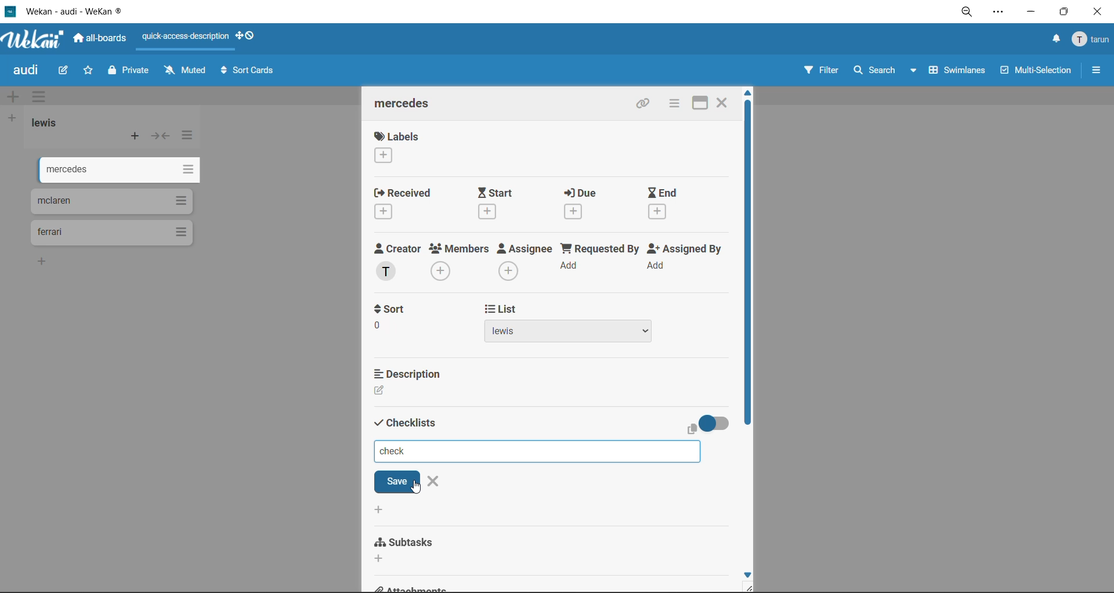 Image resolution: width=1114 pixels, height=593 pixels. Describe the element at coordinates (672, 104) in the screenshot. I see `card actions` at that location.